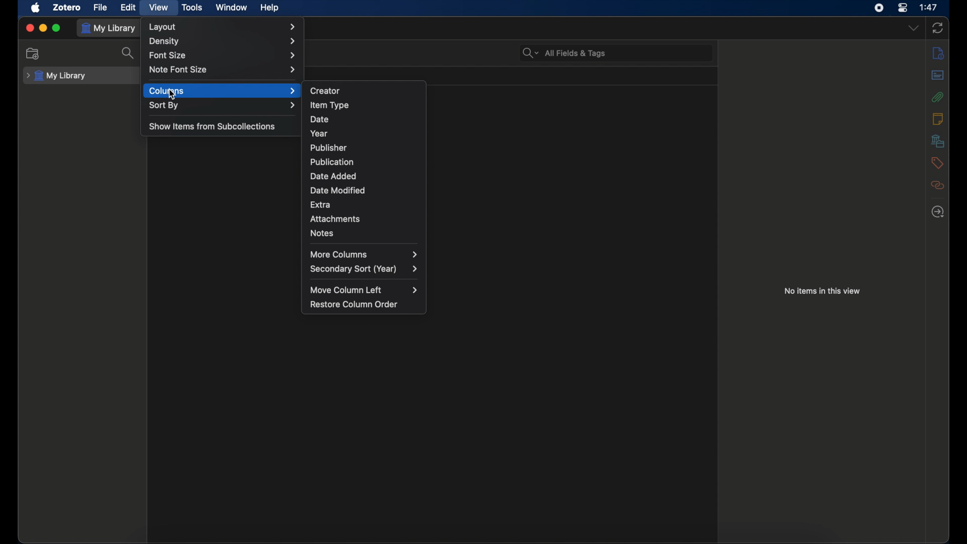 This screenshot has height=544, width=967. What do you see at coordinates (100, 8) in the screenshot?
I see `file` at bounding box center [100, 8].